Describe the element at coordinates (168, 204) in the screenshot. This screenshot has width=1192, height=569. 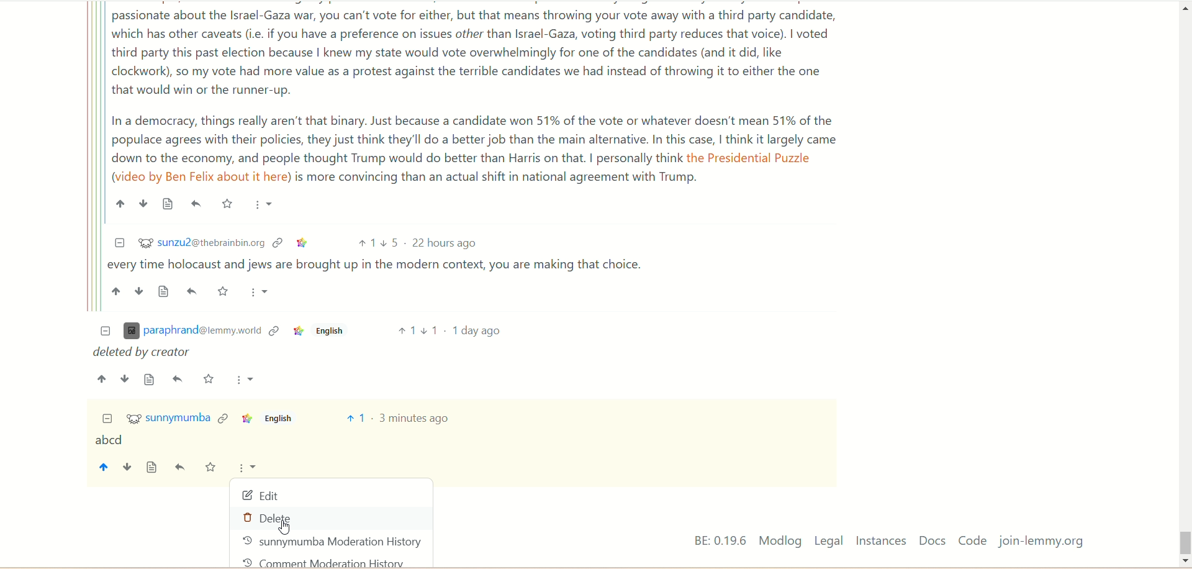
I see `Source` at that location.